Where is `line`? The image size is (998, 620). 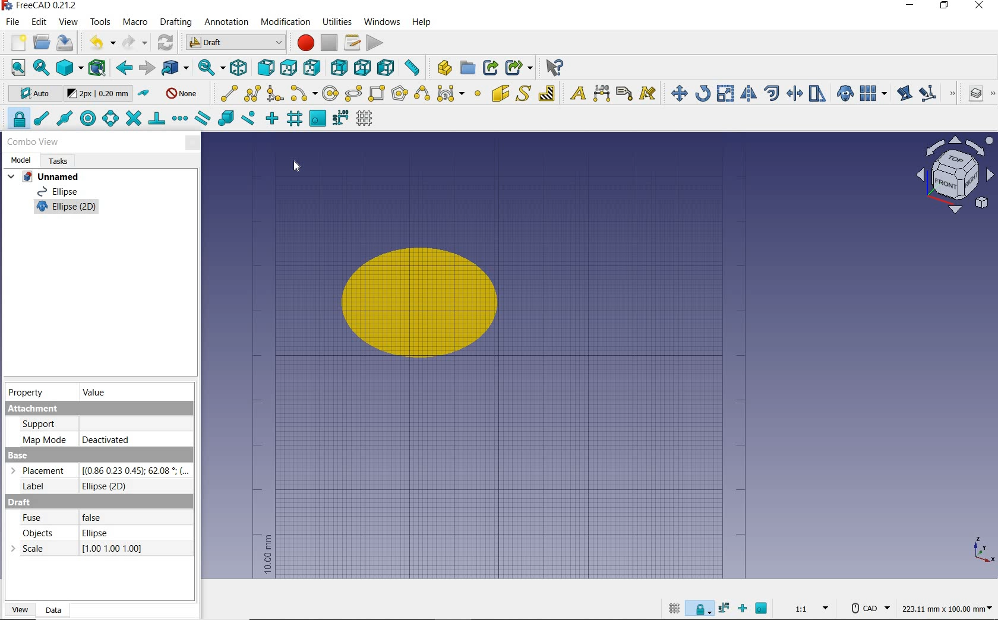 line is located at coordinates (227, 93).